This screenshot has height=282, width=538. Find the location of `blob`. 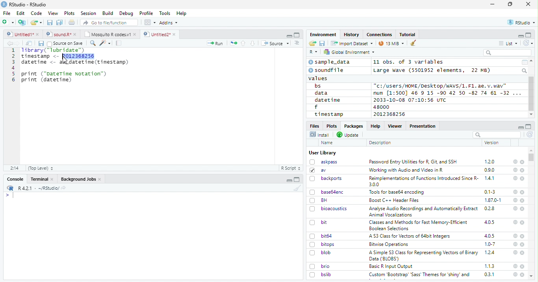

blob is located at coordinates (320, 253).